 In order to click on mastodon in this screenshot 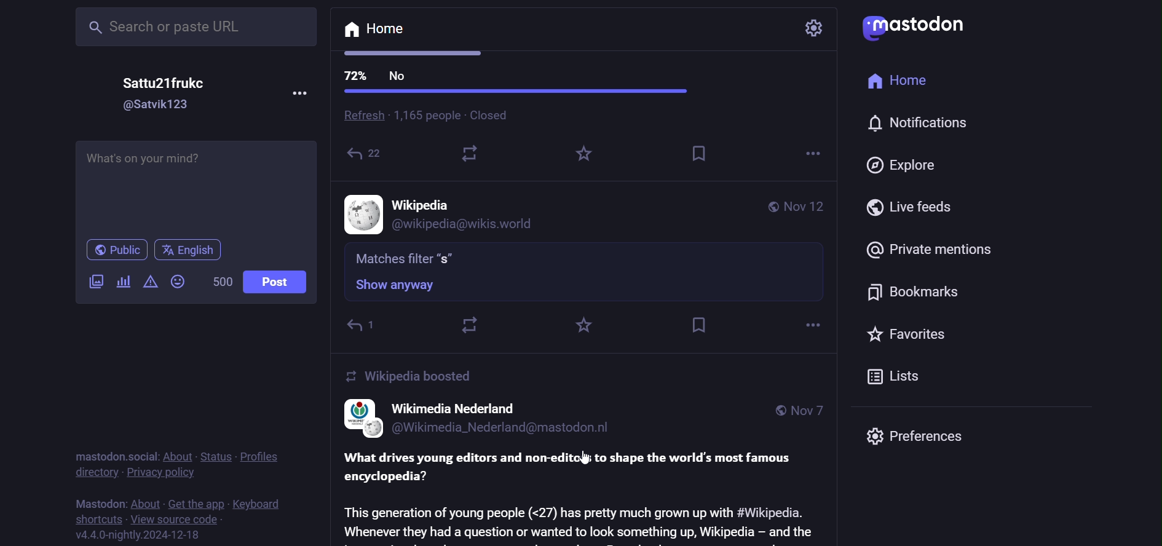, I will do `click(96, 503)`.